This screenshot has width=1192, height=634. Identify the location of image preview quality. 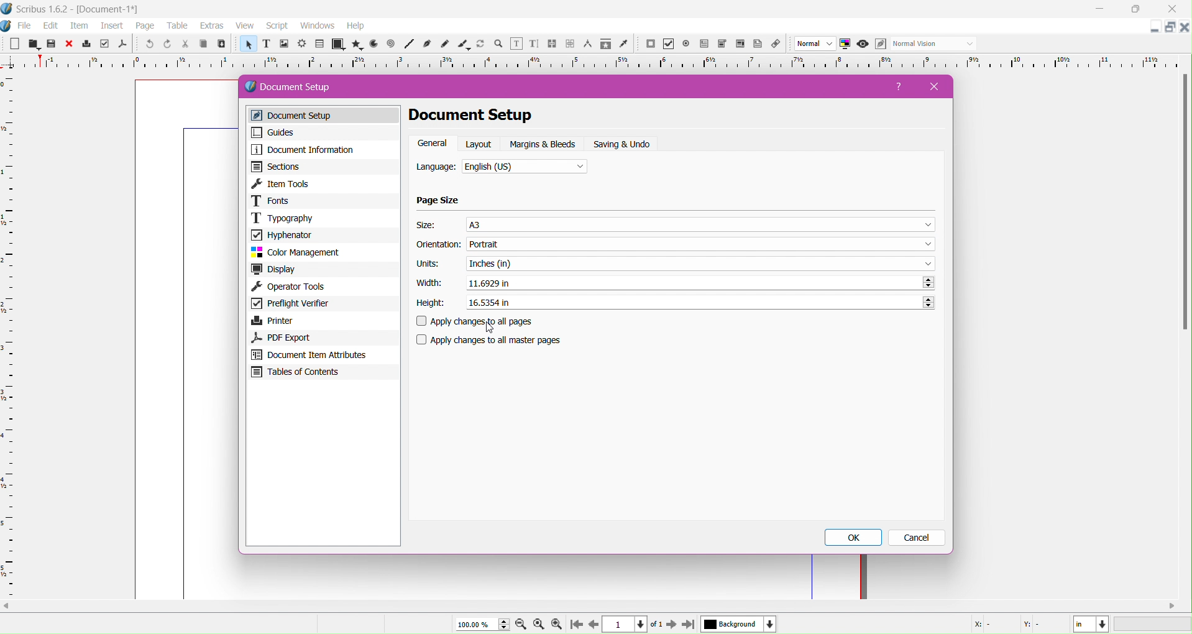
(815, 44).